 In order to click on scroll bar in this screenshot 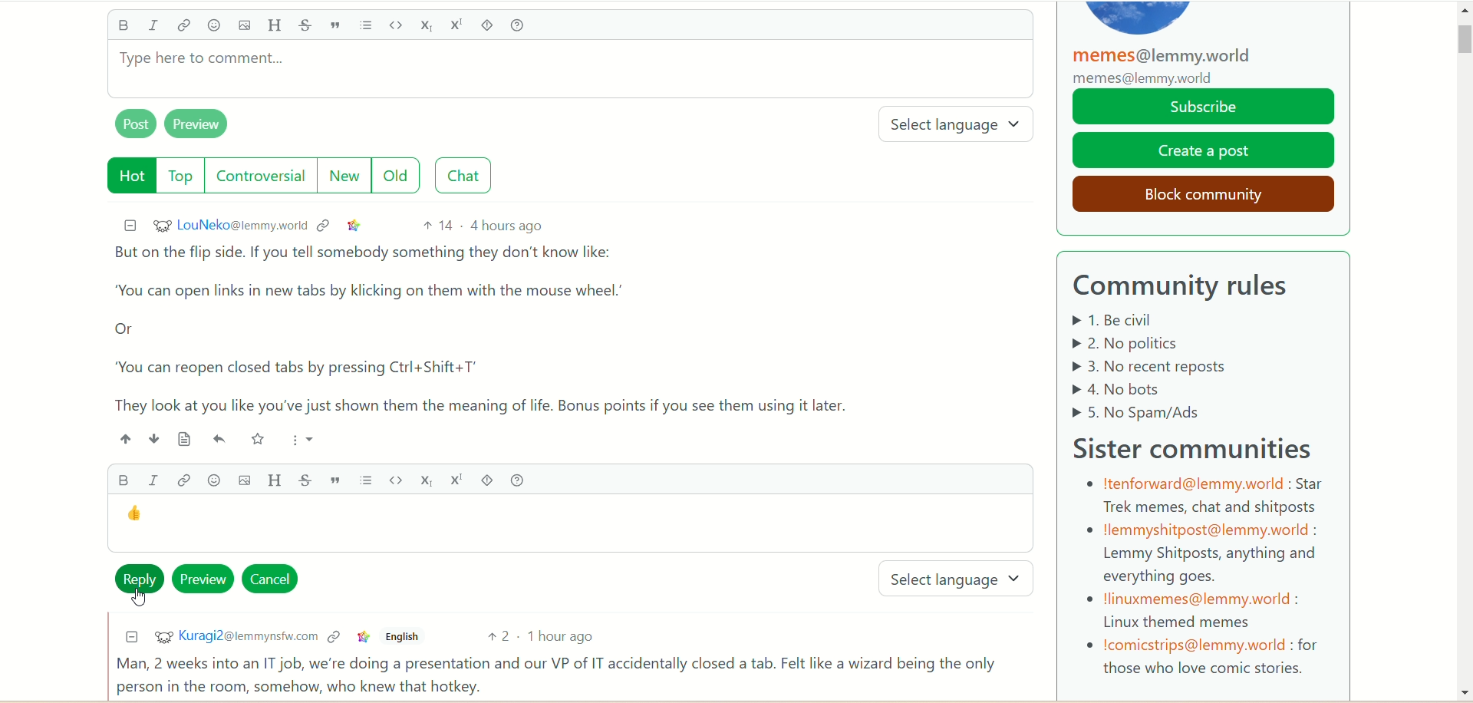, I will do `click(1463, 100)`.